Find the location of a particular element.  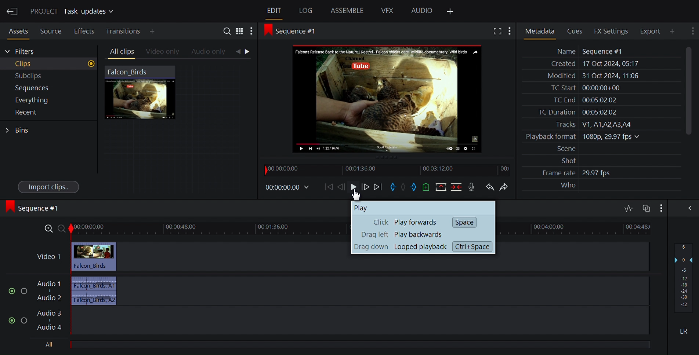

Log is located at coordinates (305, 11).